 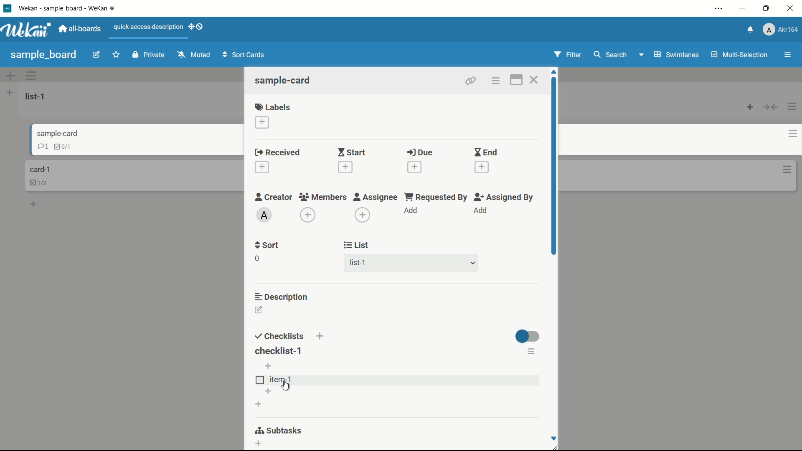 What do you see at coordinates (269, 366) in the screenshot?
I see `add item` at bounding box center [269, 366].